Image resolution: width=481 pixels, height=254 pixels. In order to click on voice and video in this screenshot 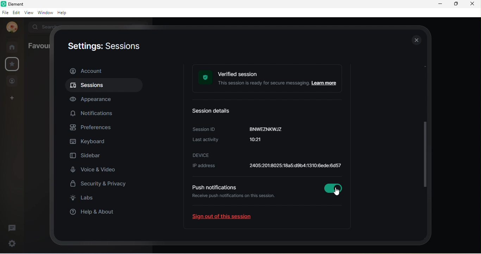, I will do `click(93, 169)`.